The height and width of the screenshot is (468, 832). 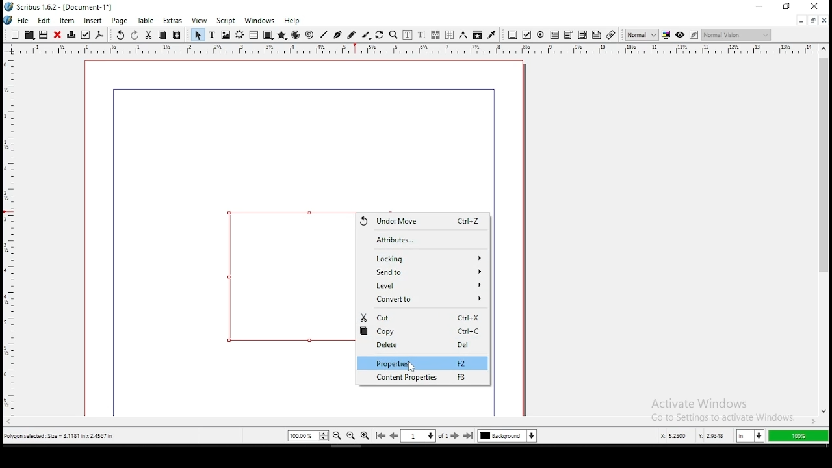 What do you see at coordinates (443, 436) in the screenshot?
I see `of 1` at bounding box center [443, 436].